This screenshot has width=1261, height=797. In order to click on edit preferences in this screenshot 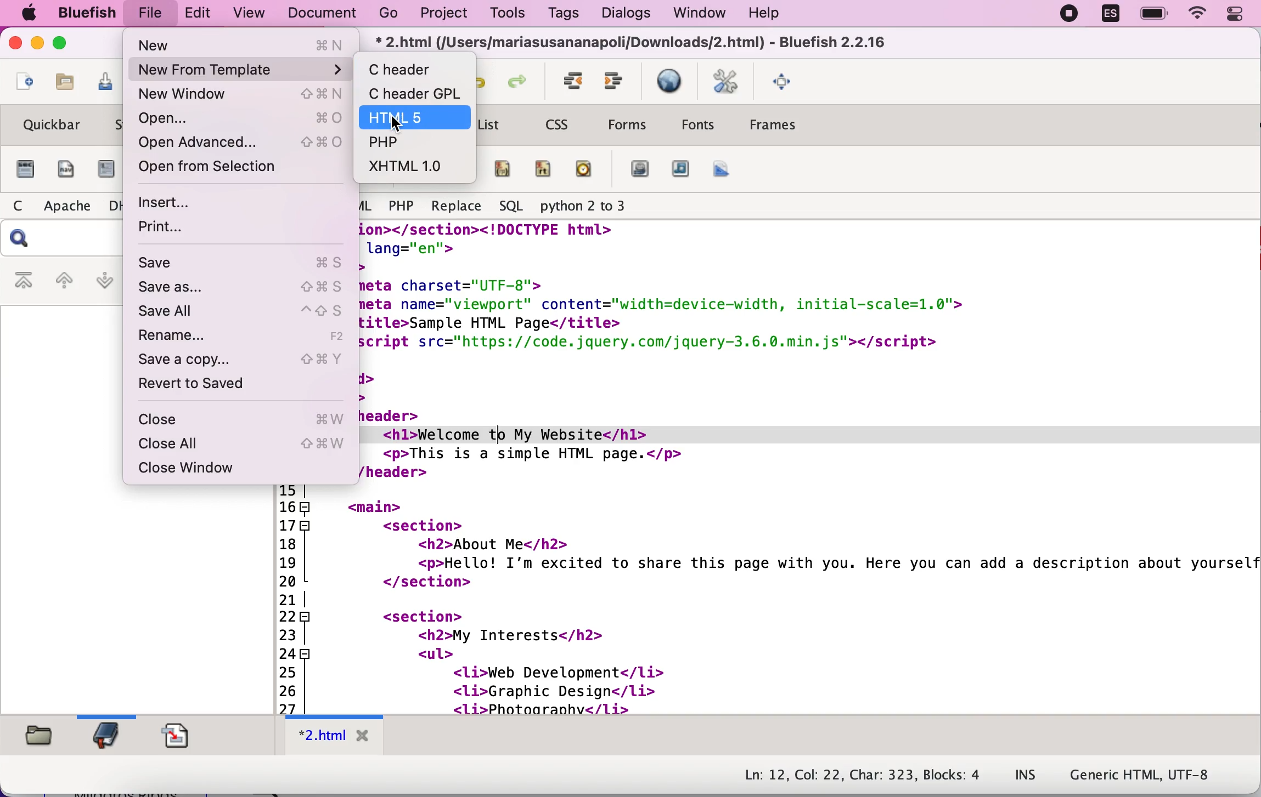, I will do `click(727, 78)`.